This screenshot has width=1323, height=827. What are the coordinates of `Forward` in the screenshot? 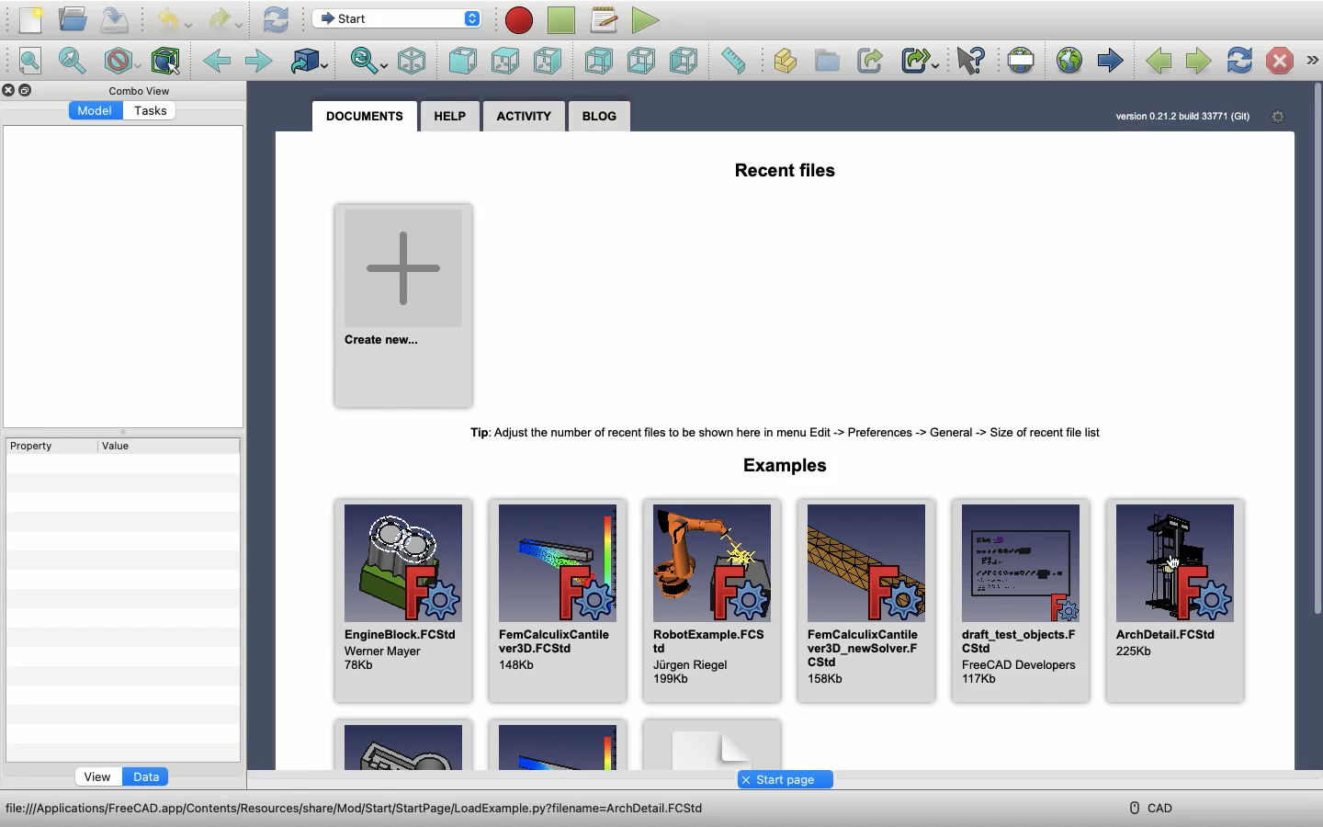 It's located at (257, 60).